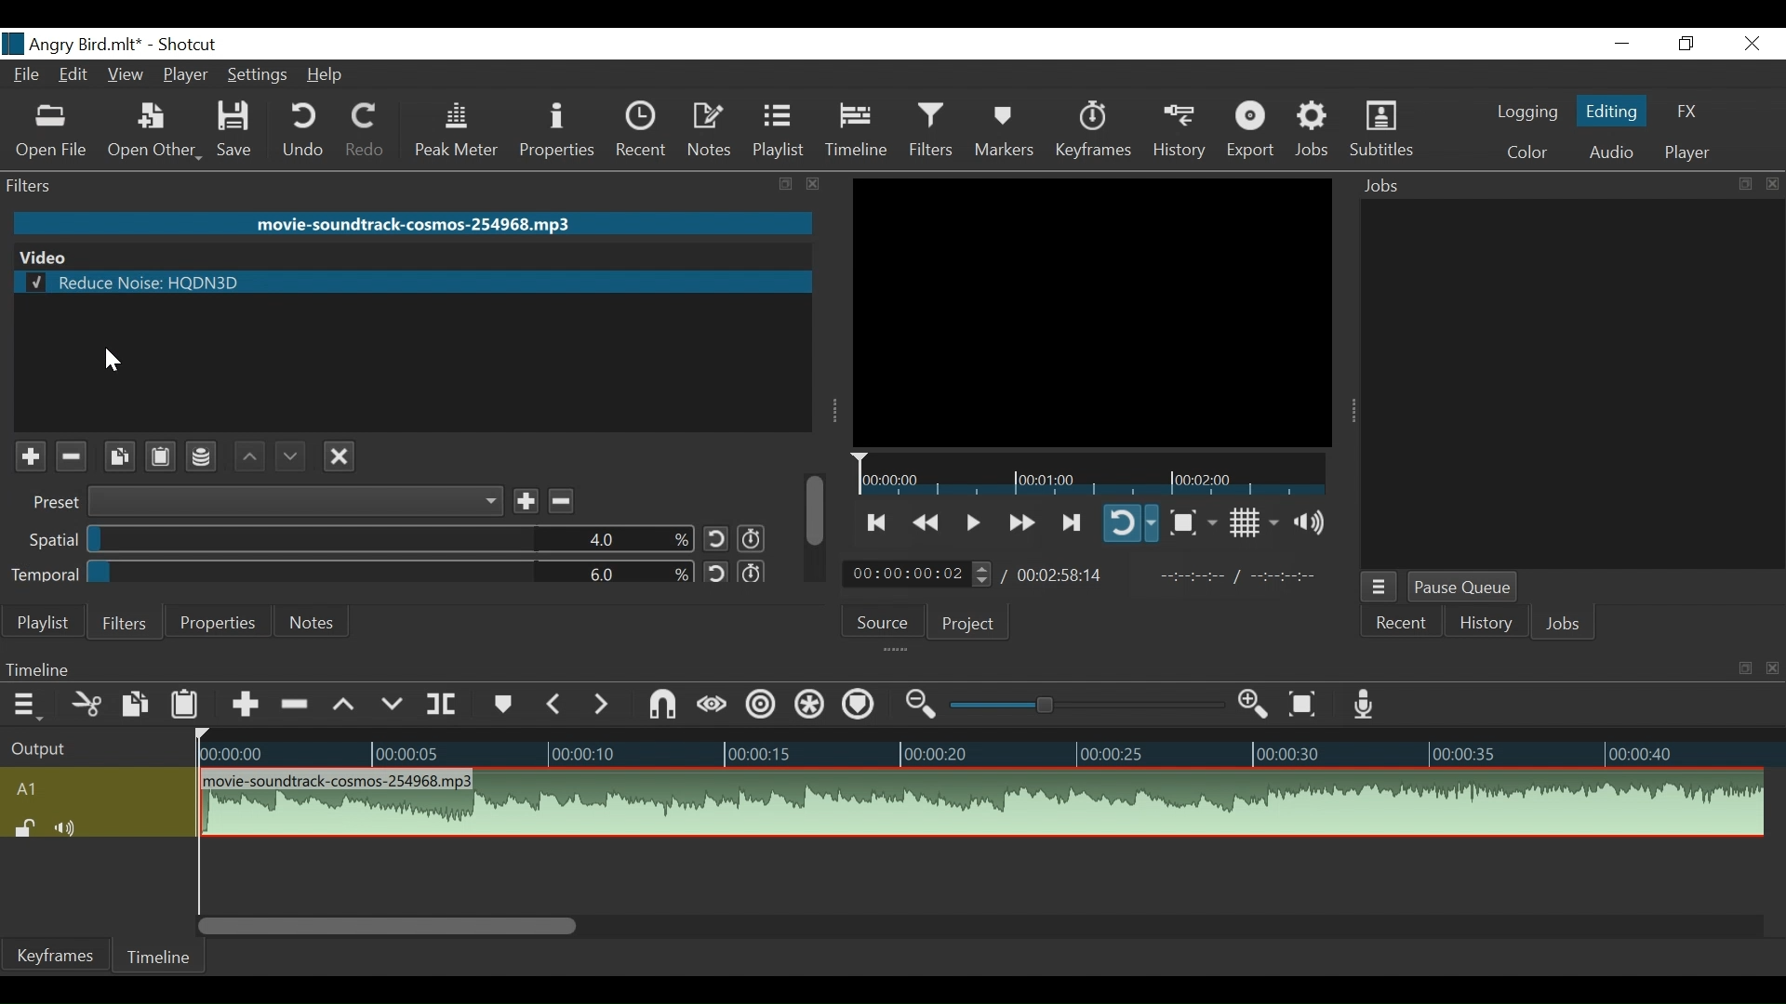  Describe the element at coordinates (718, 576) in the screenshot. I see `Reset Default` at that location.